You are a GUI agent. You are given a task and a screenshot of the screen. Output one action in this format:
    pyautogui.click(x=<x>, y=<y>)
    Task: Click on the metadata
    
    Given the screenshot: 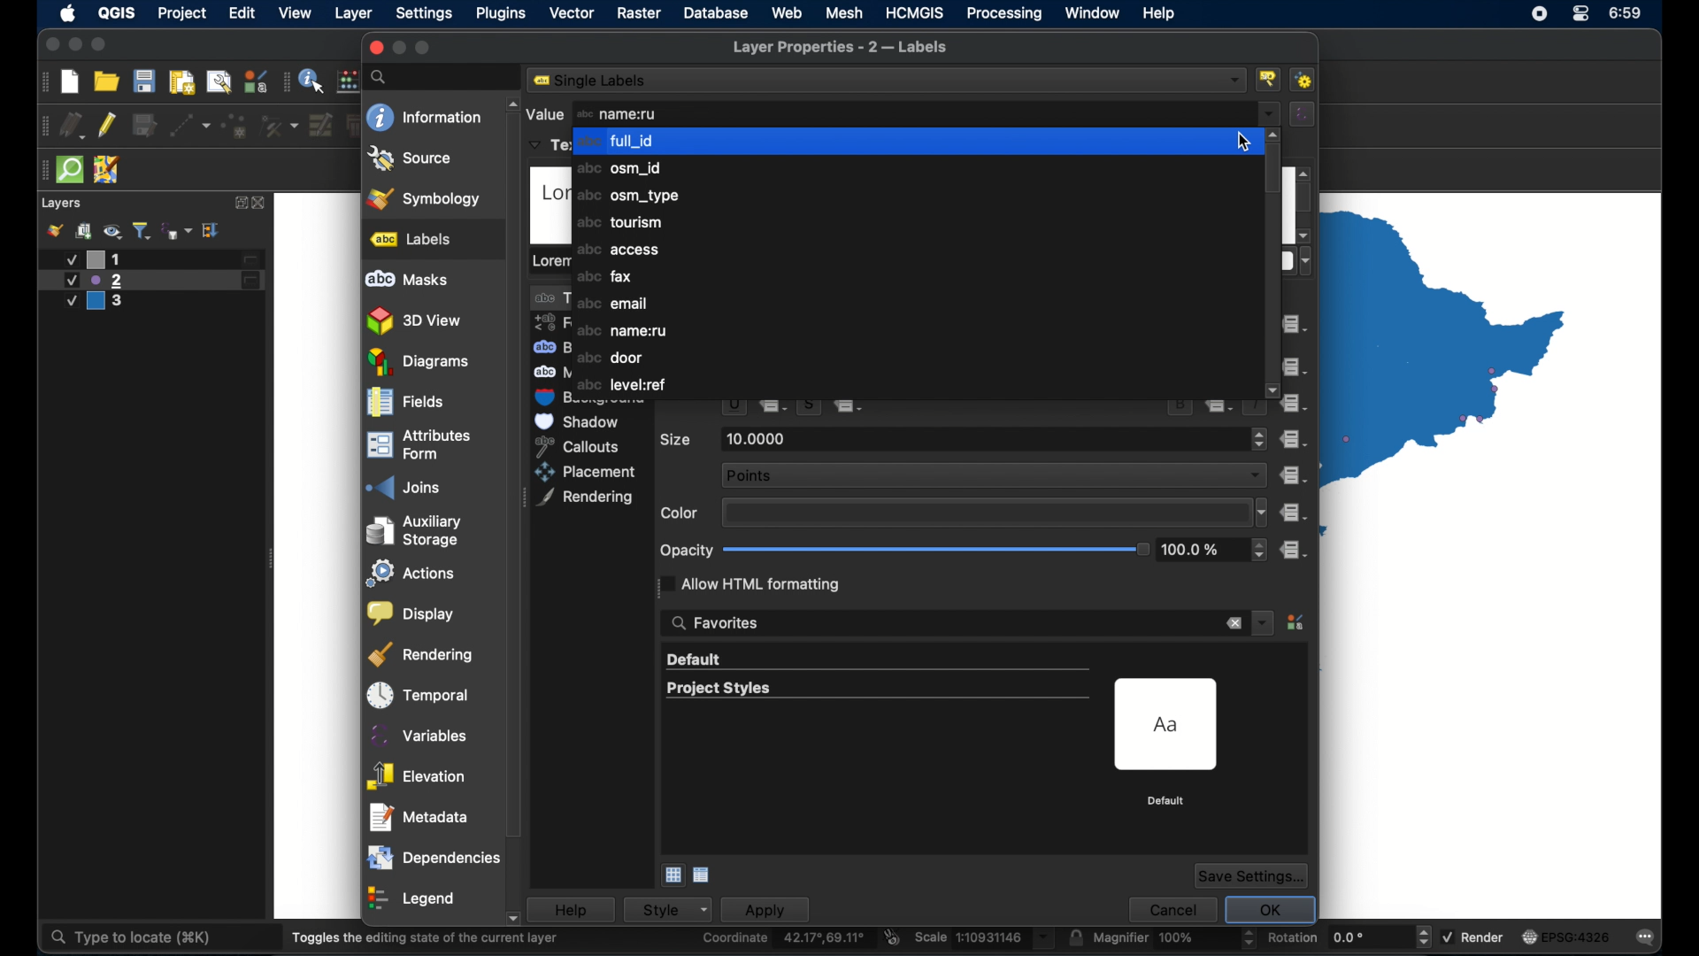 What is the action you would take?
    pyautogui.click(x=419, y=813)
    